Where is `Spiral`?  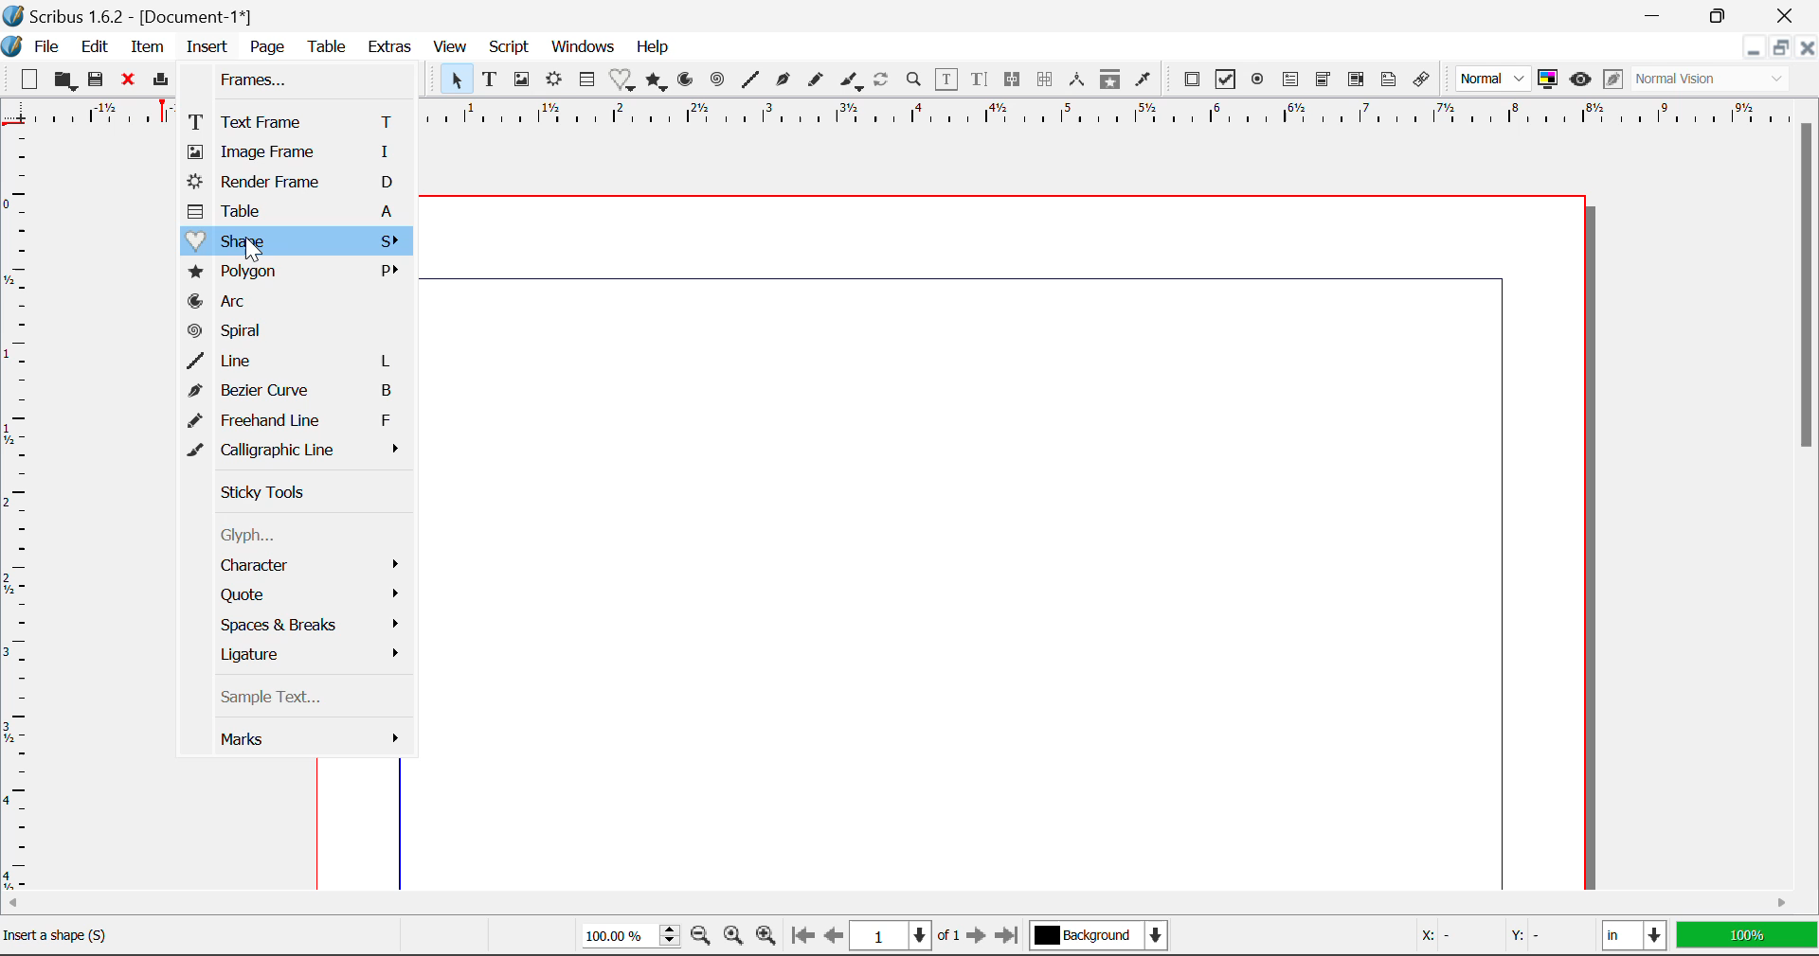
Spiral is located at coordinates (299, 333).